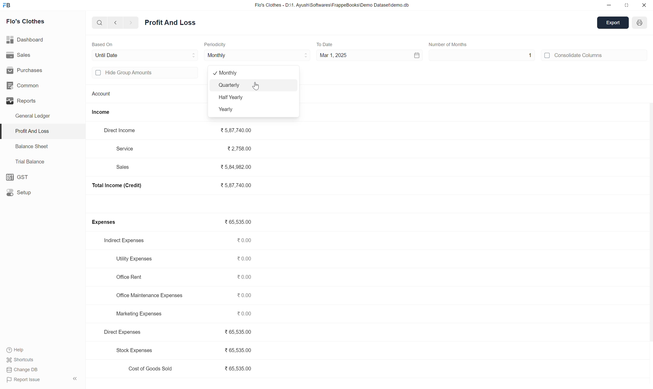 The width and height of the screenshot is (653, 389). Describe the element at coordinates (228, 85) in the screenshot. I see `Quarterly` at that location.